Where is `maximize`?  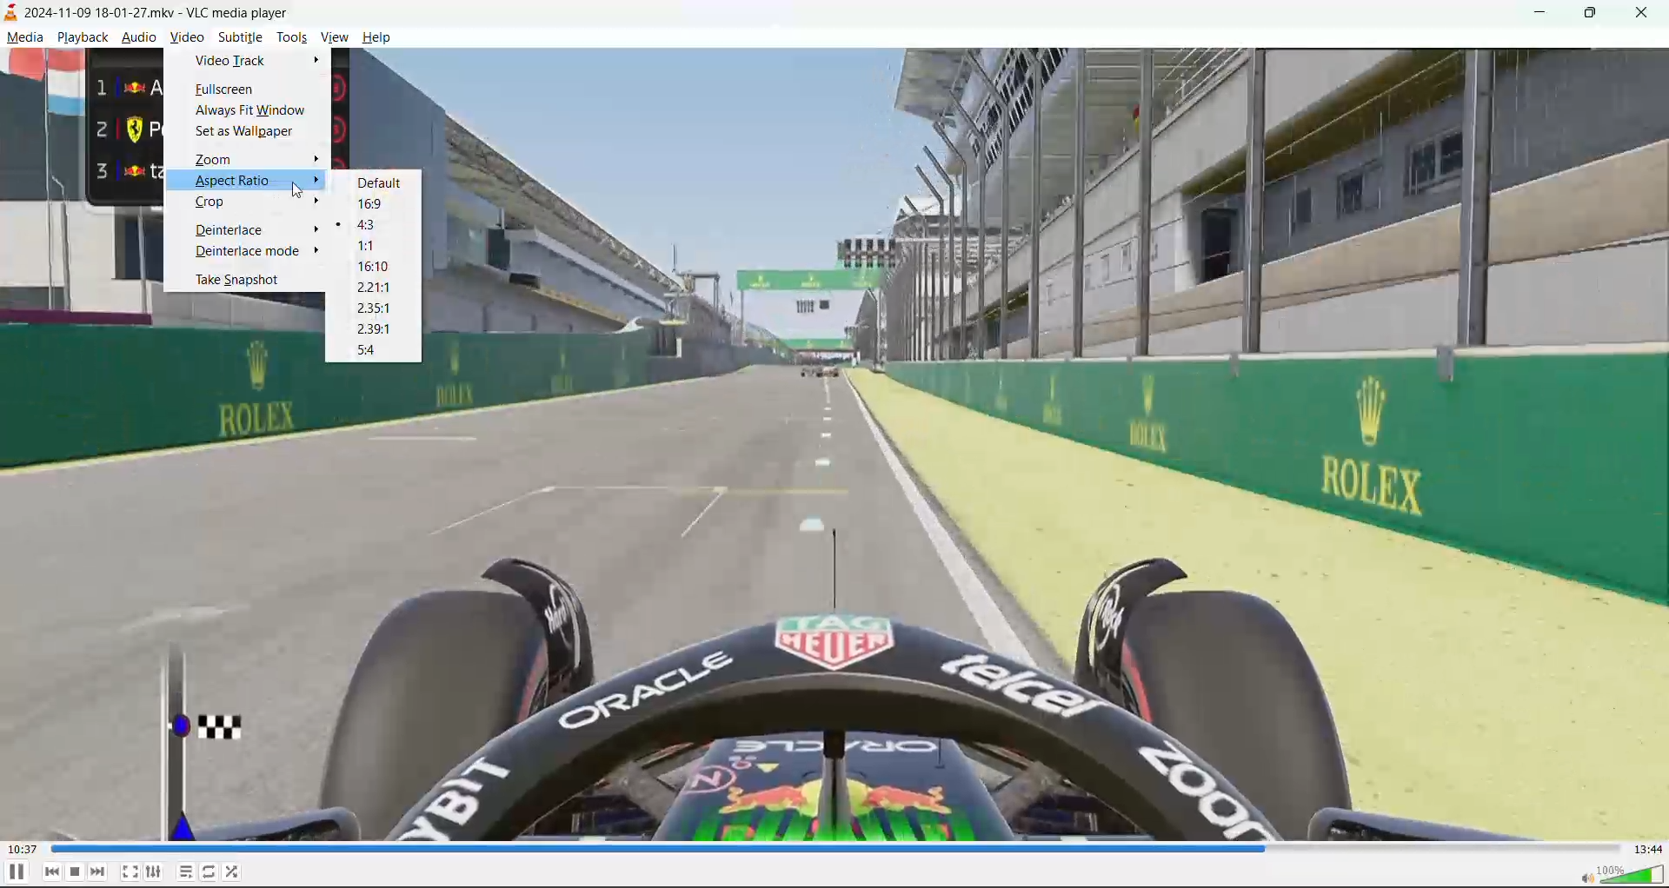
maximize is located at coordinates (1596, 15).